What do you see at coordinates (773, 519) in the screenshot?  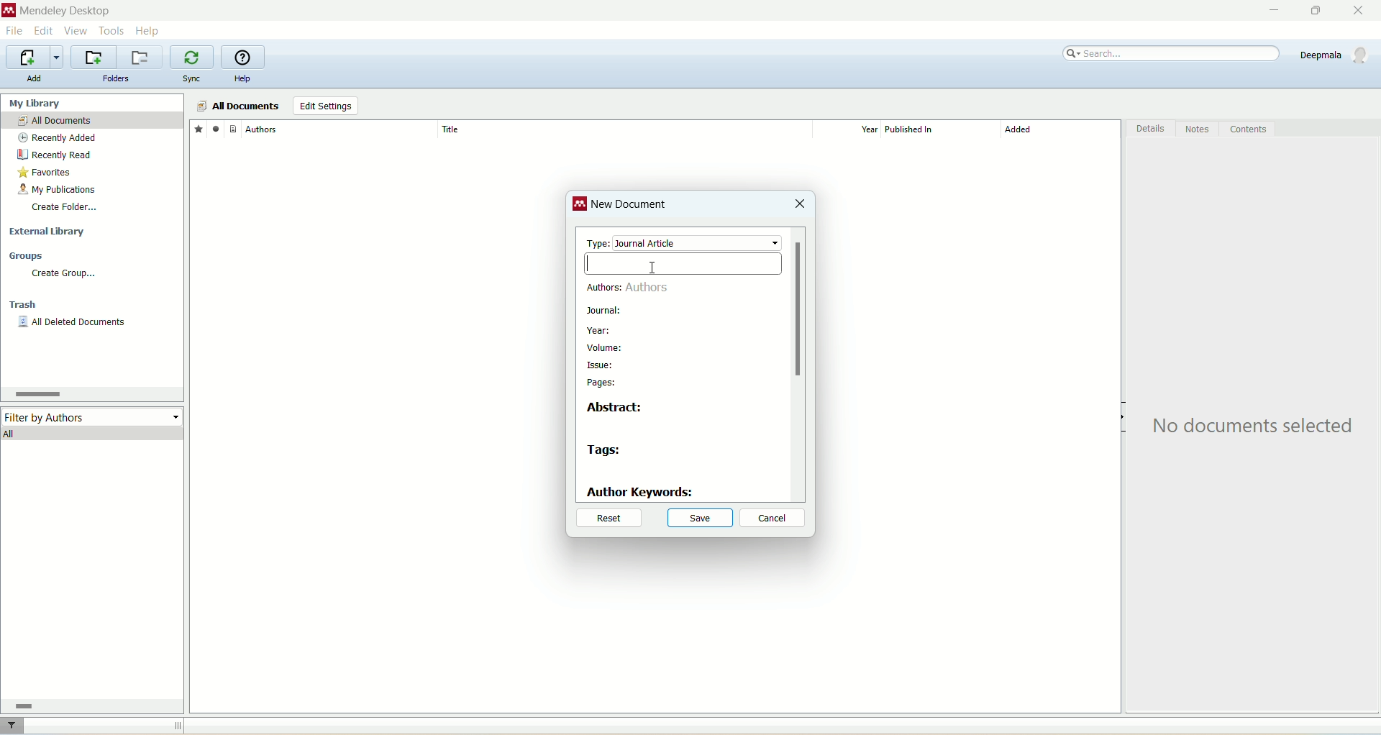 I see `cancel` at bounding box center [773, 519].